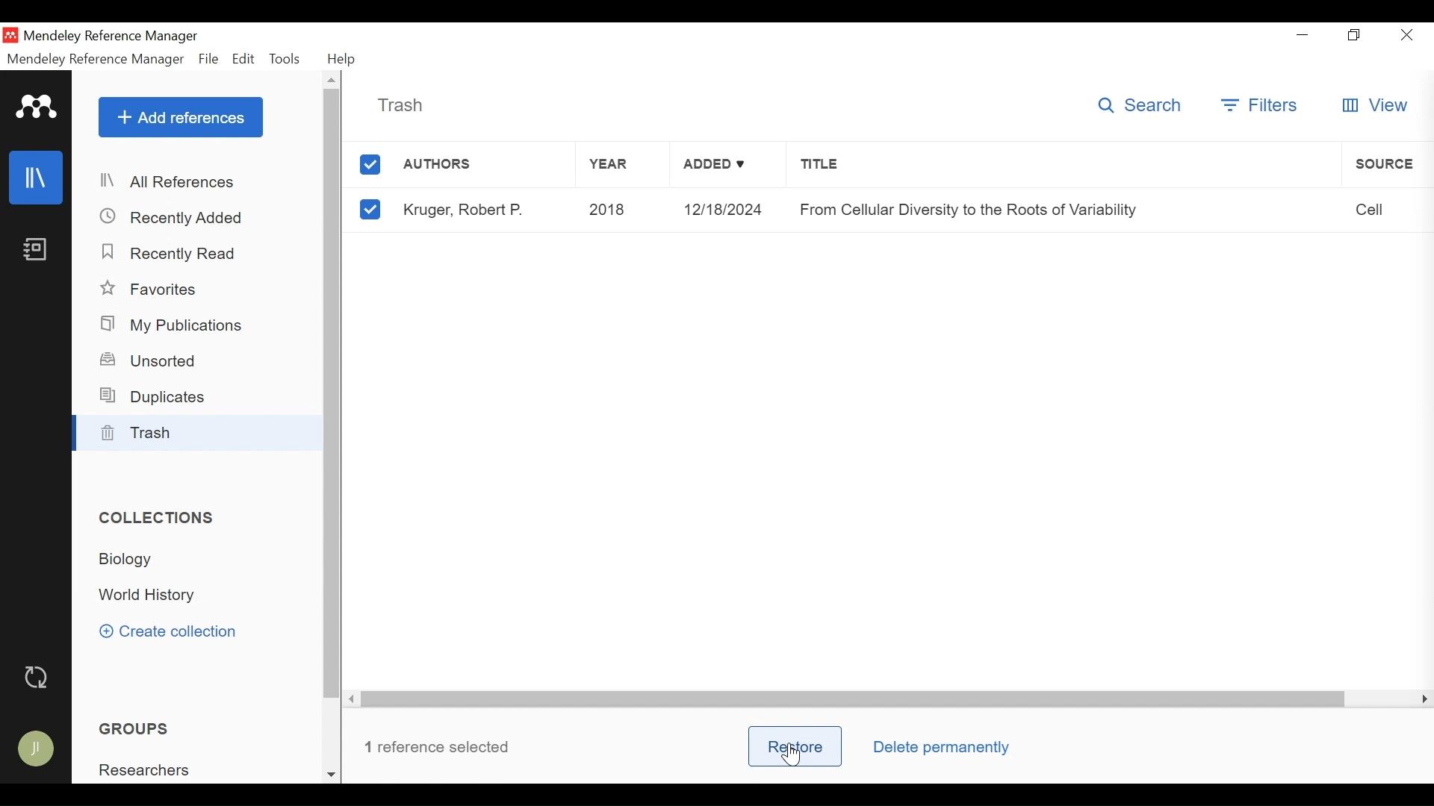 This screenshot has height=806, width=1434. What do you see at coordinates (1303, 35) in the screenshot?
I see `minimize` at bounding box center [1303, 35].